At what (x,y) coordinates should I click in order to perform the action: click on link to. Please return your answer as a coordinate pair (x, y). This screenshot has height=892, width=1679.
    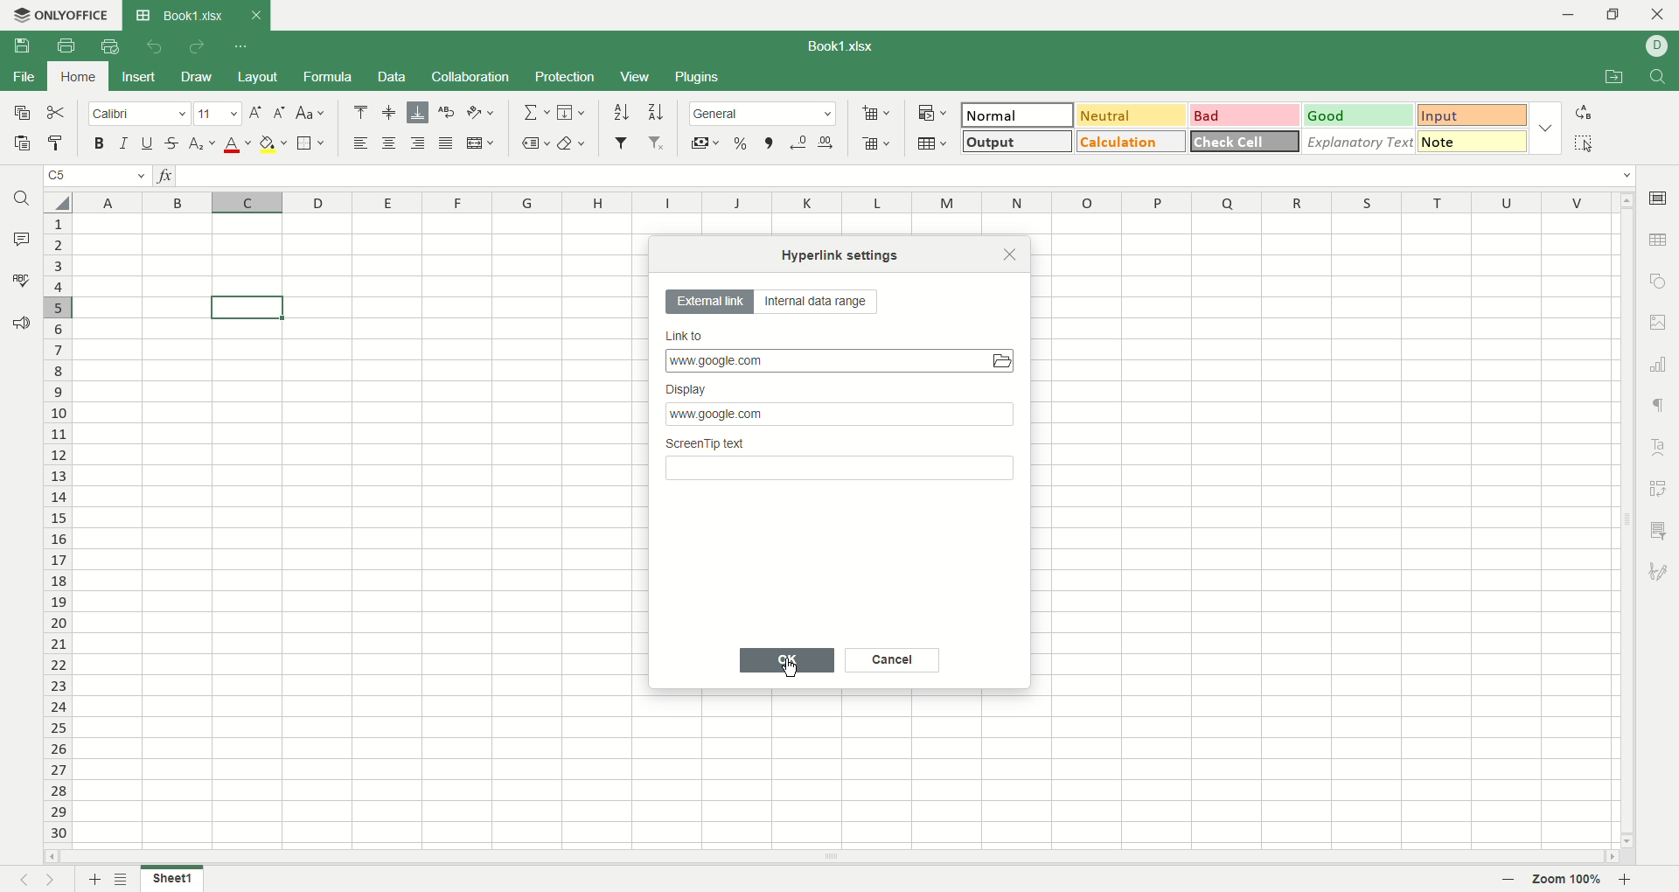
    Looking at the image, I should click on (826, 334).